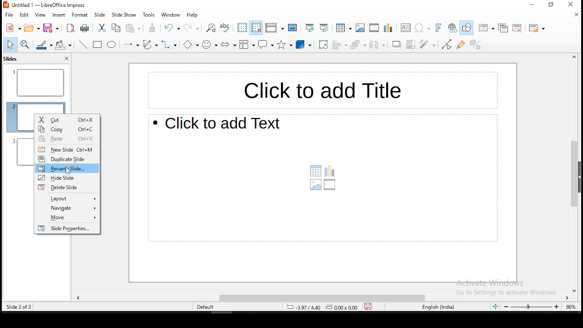 Image resolution: width=583 pixels, height=328 pixels. I want to click on ellipse, so click(112, 46).